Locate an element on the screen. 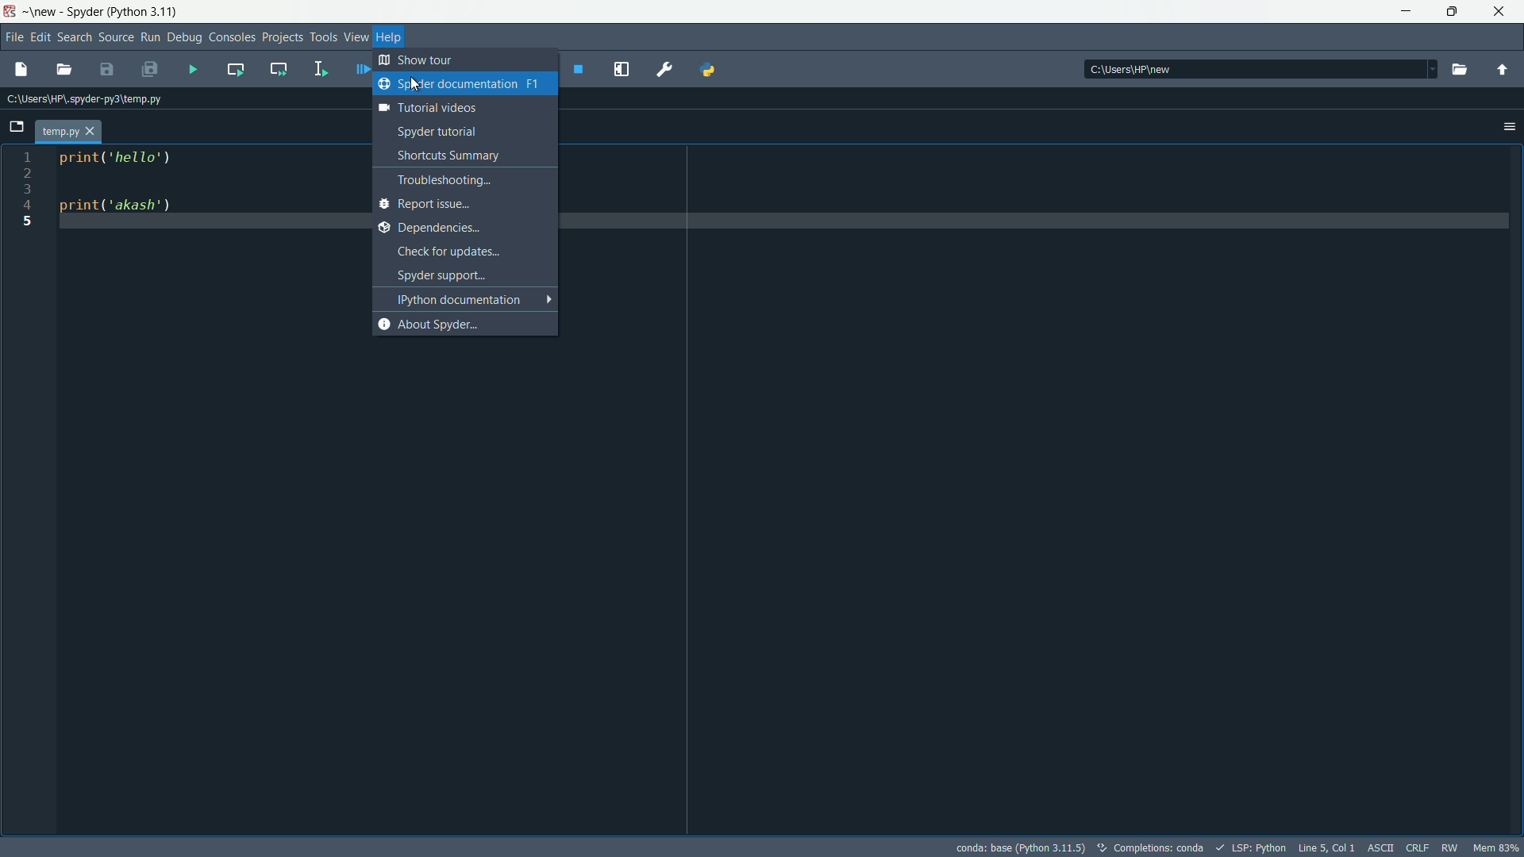  maximize is located at coordinates (1454, 12).